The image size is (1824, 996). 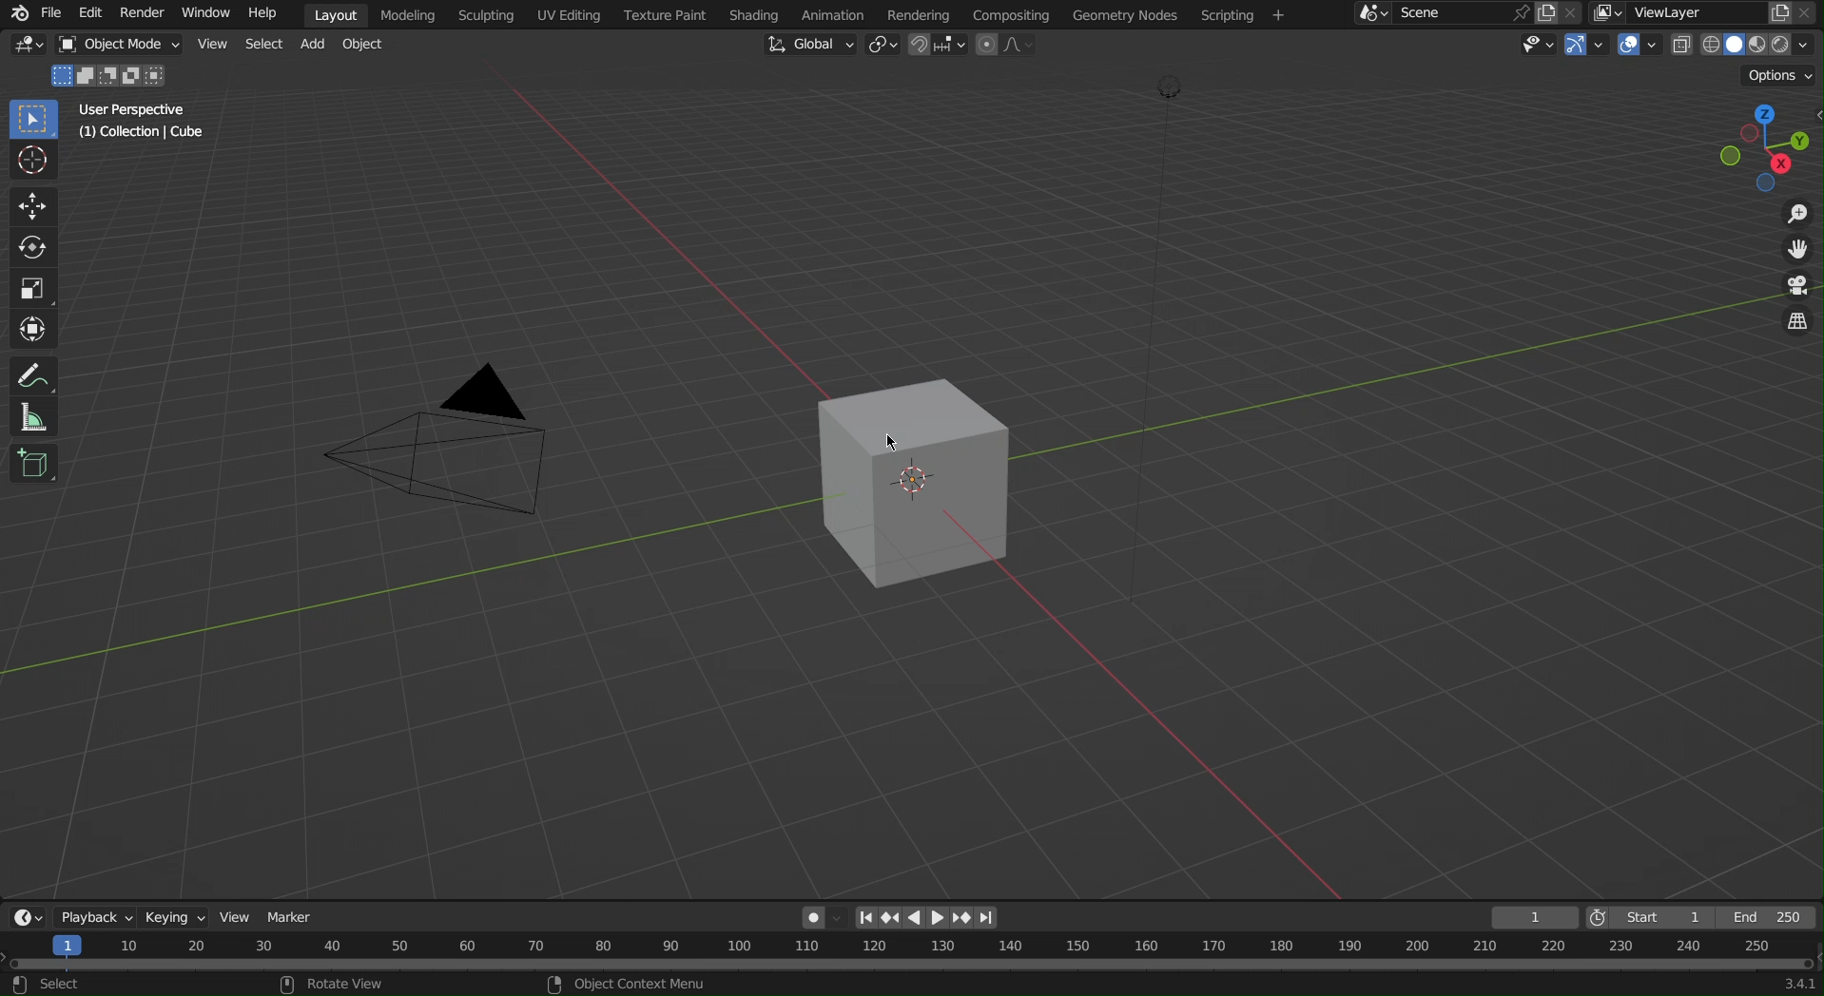 What do you see at coordinates (91, 12) in the screenshot?
I see `Edit` at bounding box center [91, 12].